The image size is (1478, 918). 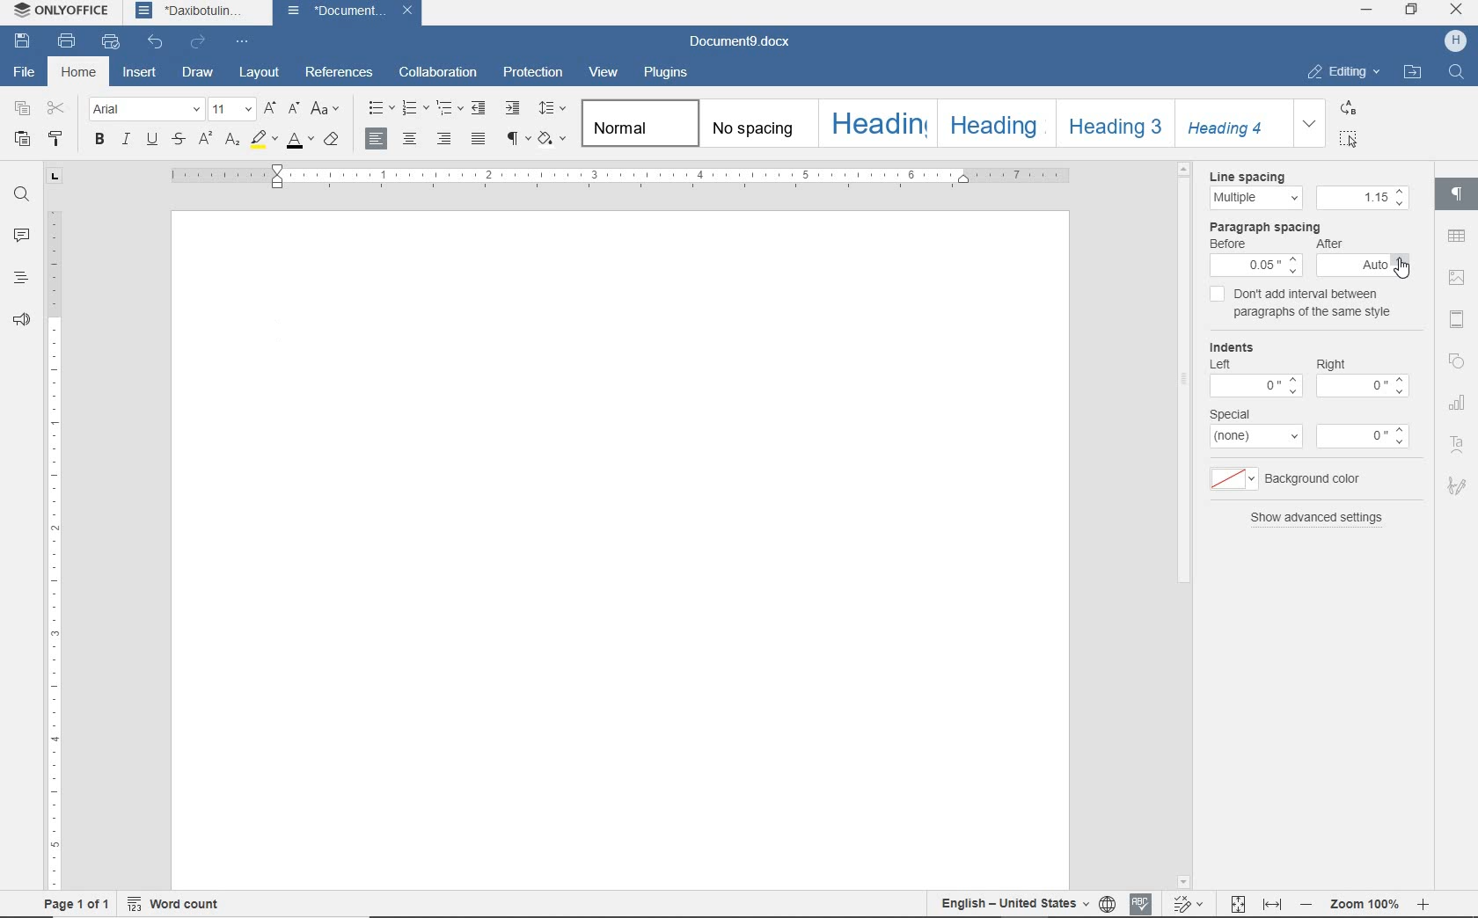 I want to click on word count, so click(x=172, y=903).